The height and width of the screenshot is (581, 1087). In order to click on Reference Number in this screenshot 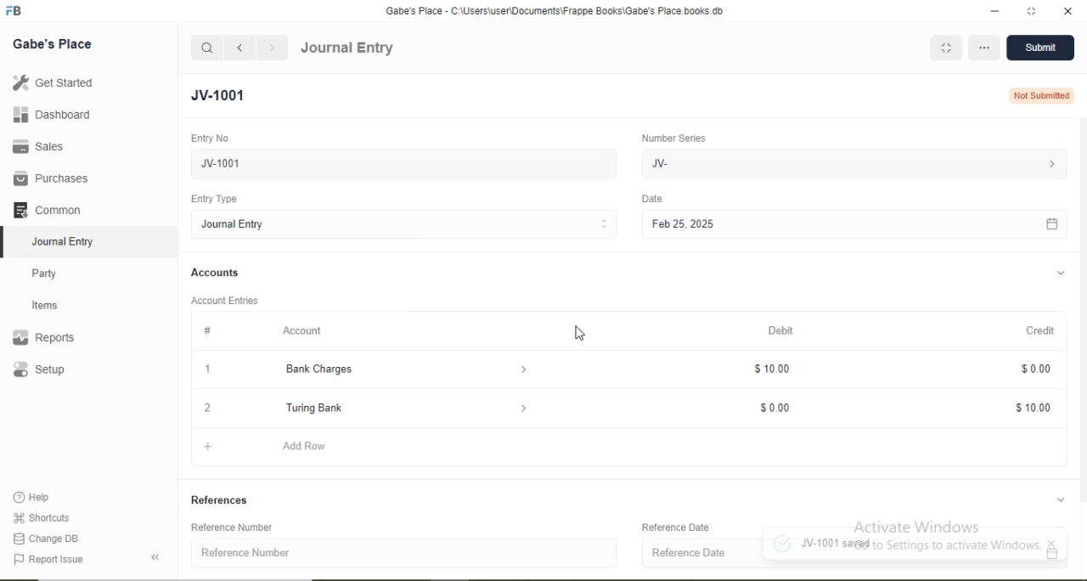, I will do `click(239, 527)`.